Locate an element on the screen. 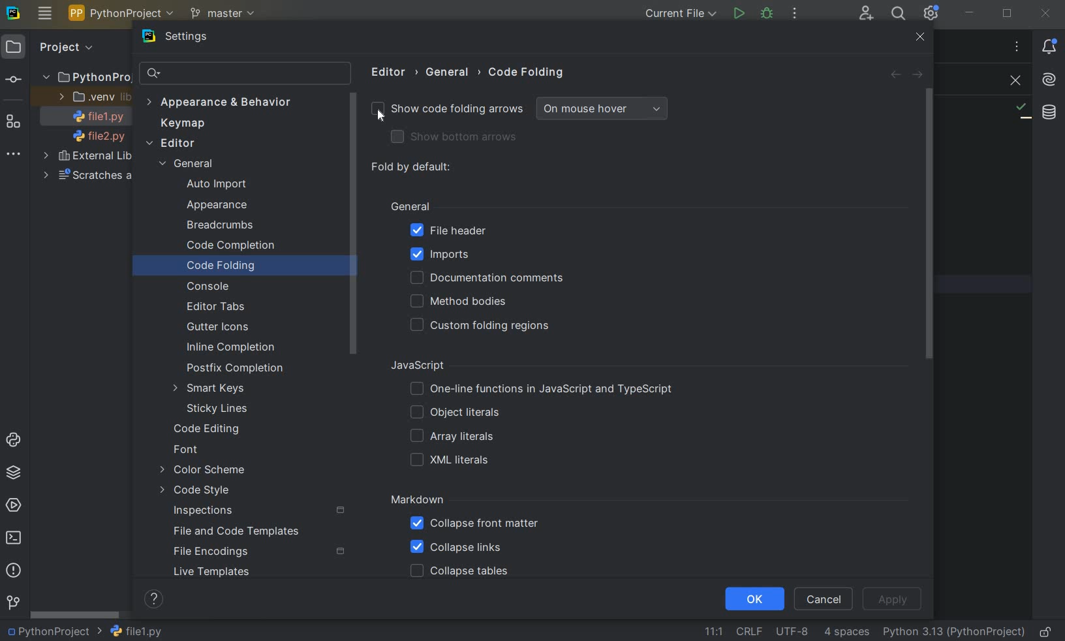 This screenshot has height=641, width=1065. CURRENT INTERPRETER is located at coordinates (953, 633).